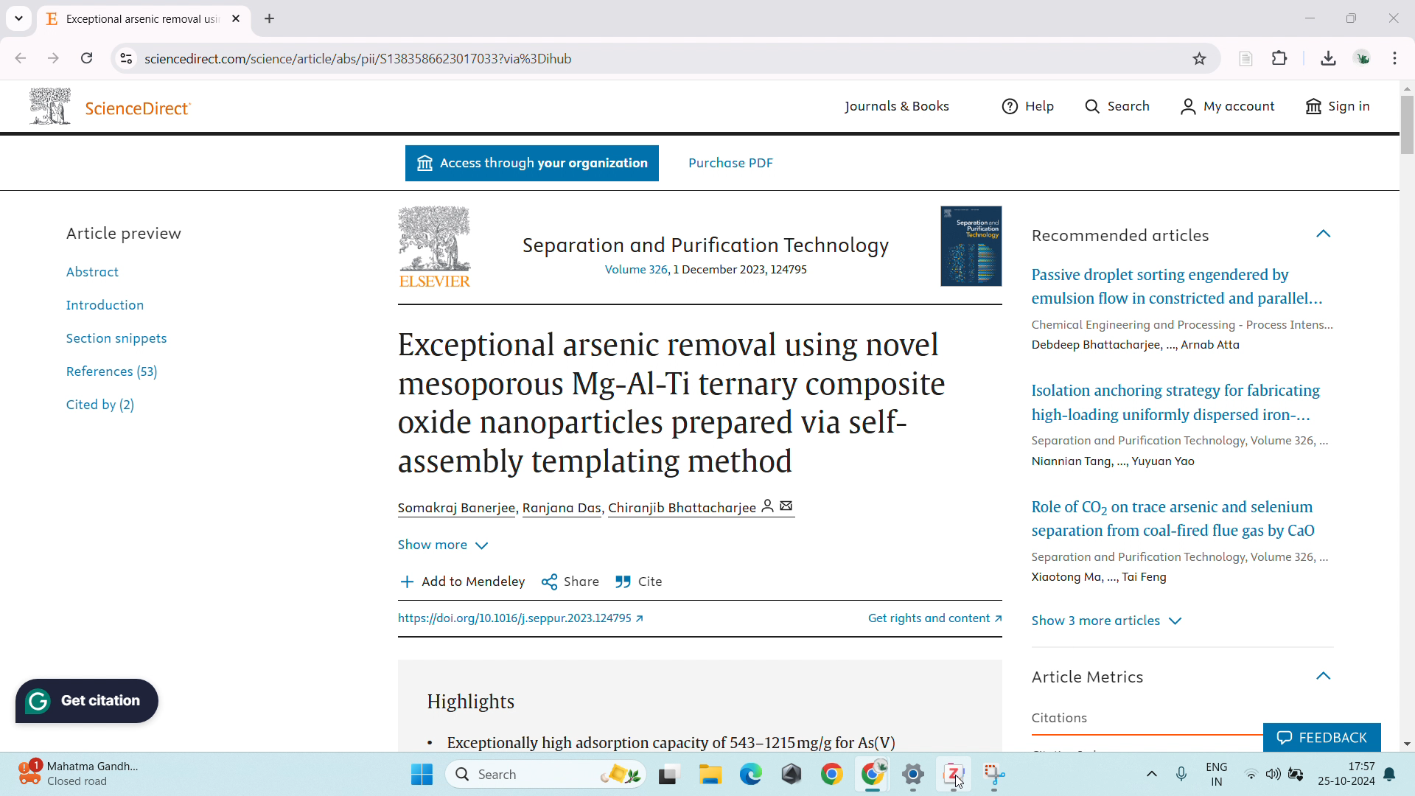  I want to click on Passive droplet sorting engendered by emulsion flow in constricted and parallel..., so click(1177, 286).